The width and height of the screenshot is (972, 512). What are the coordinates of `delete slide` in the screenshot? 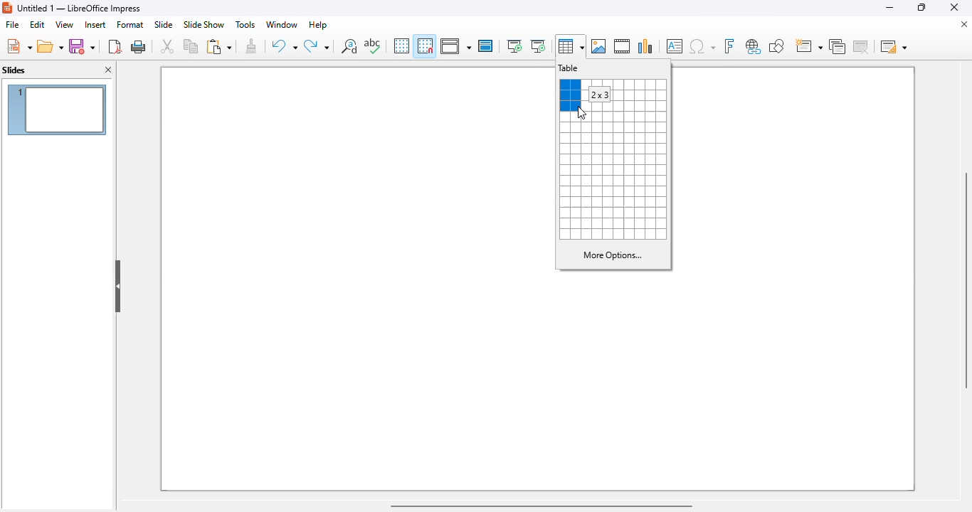 It's located at (861, 46).